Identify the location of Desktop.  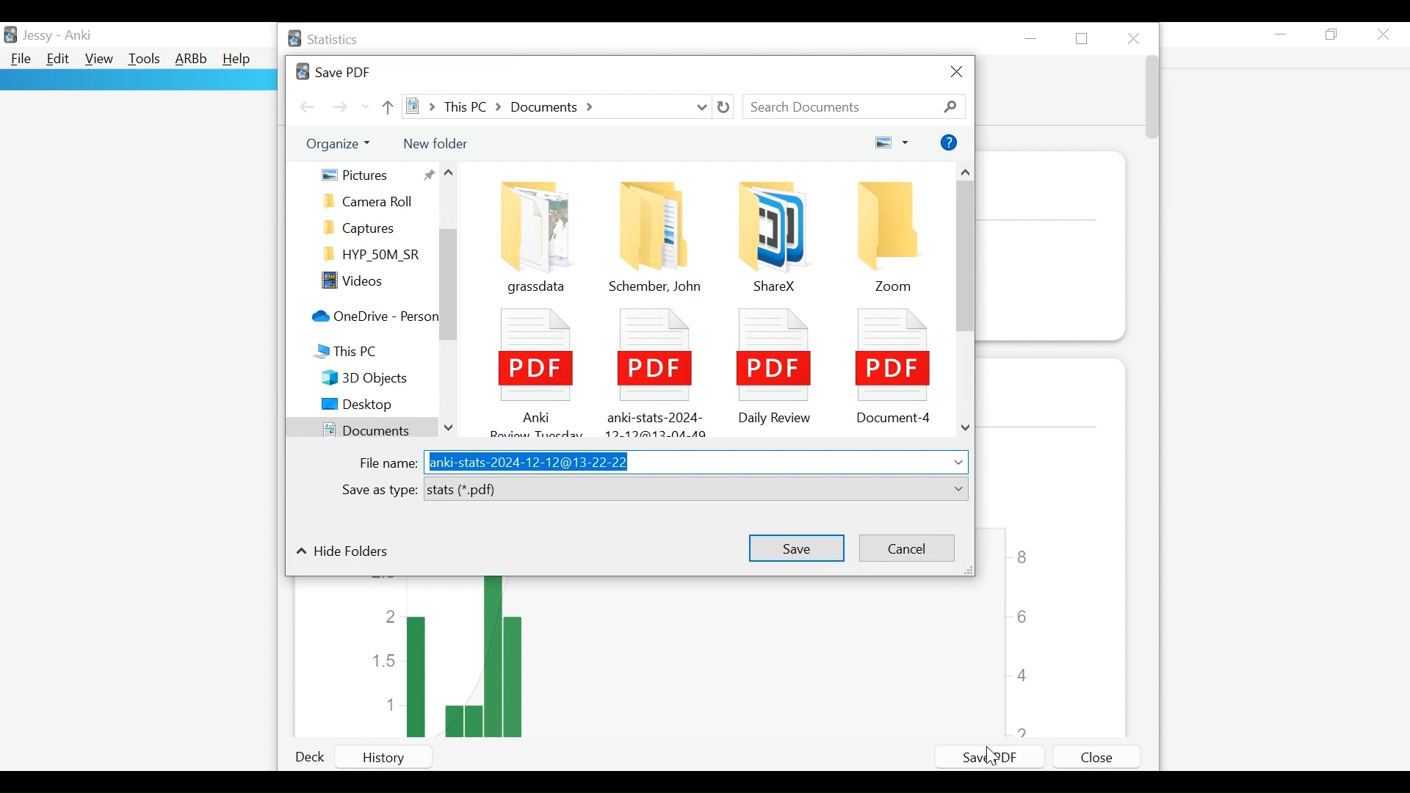
(372, 405).